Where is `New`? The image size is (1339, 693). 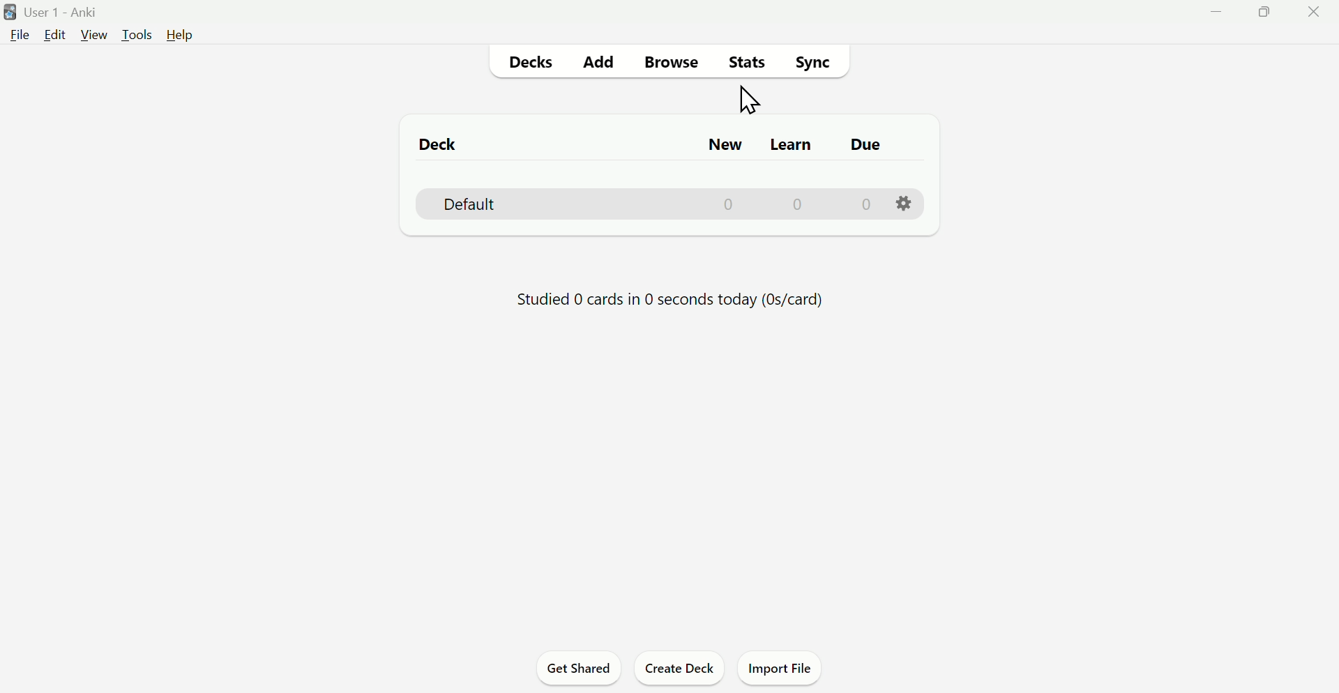 New is located at coordinates (728, 144).